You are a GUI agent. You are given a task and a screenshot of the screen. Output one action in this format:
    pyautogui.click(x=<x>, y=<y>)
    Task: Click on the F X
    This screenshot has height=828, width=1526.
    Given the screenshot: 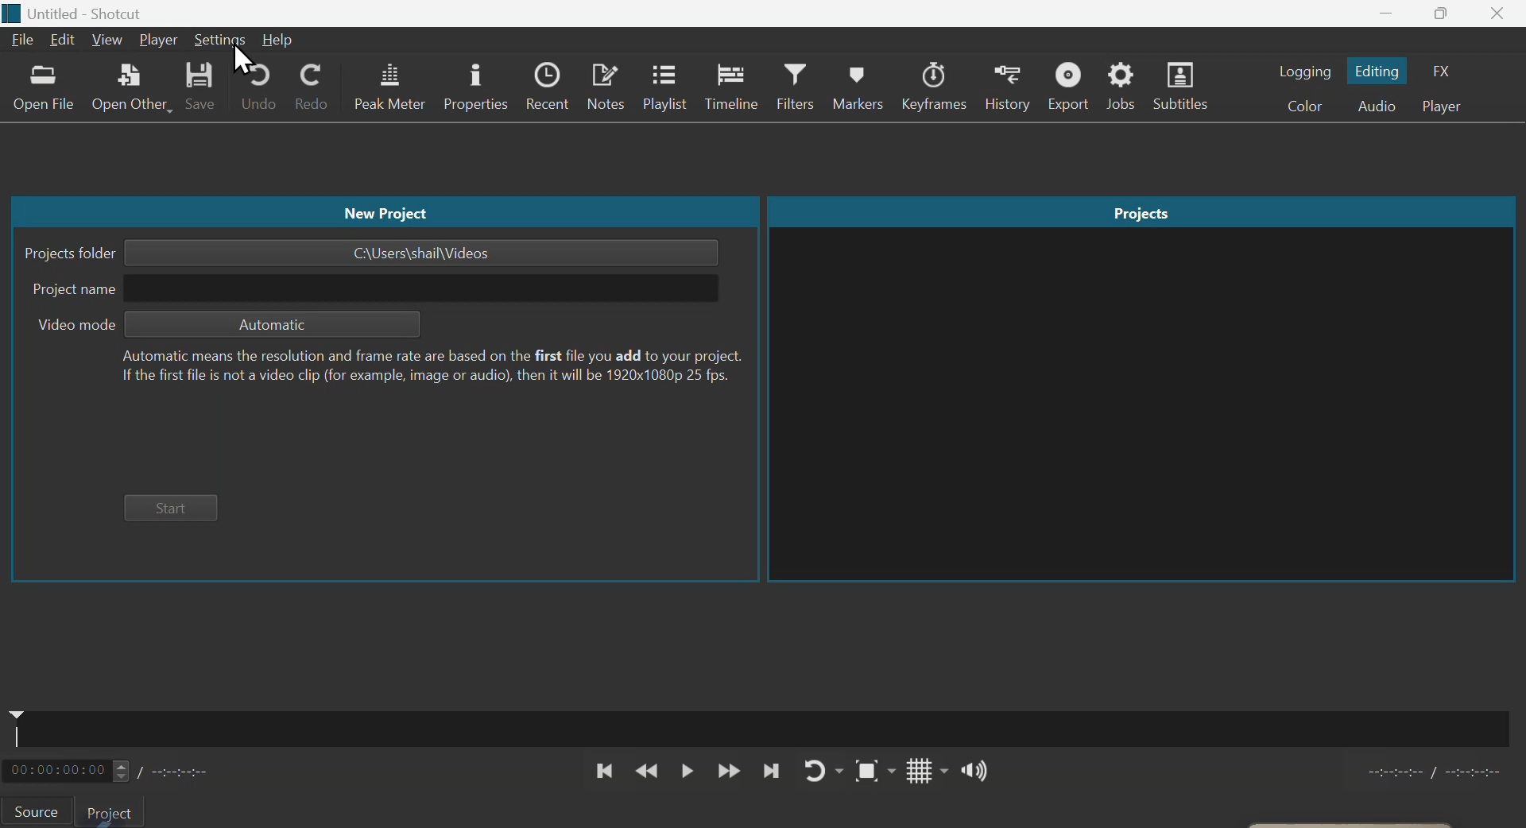 What is the action you would take?
    pyautogui.click(x=1450, y=68)
    